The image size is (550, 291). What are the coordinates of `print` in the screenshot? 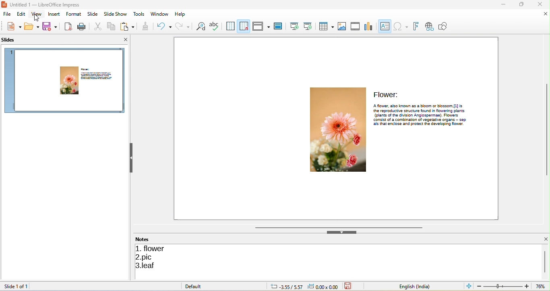 It's located at (82, 26).